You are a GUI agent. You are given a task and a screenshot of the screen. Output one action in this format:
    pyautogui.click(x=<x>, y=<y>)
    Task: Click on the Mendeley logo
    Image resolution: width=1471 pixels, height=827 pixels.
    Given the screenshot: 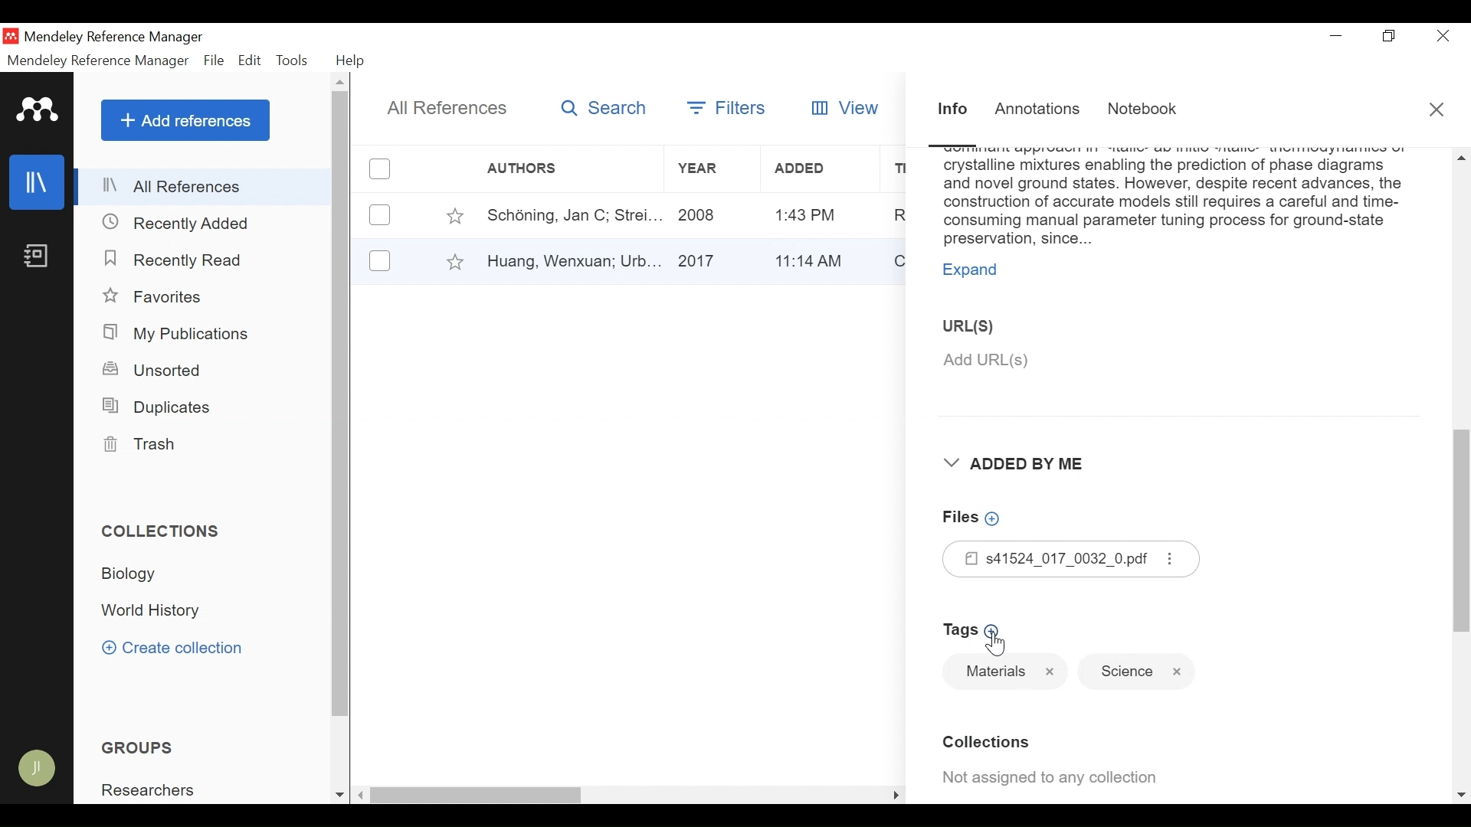 What is the action you would take?
    pyautogui.click(x=39, y=110)
    